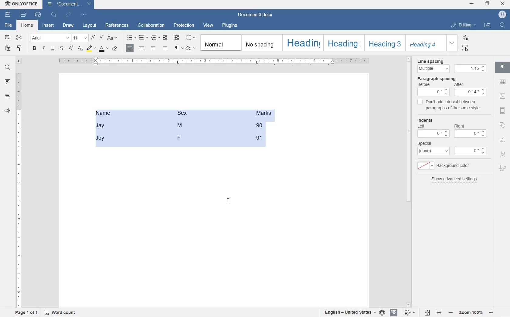 The height and width of the screenshot is (317, 510). Describe the element at coordinates (34, 49) in the screenshot. I see `BOLD` at that location.